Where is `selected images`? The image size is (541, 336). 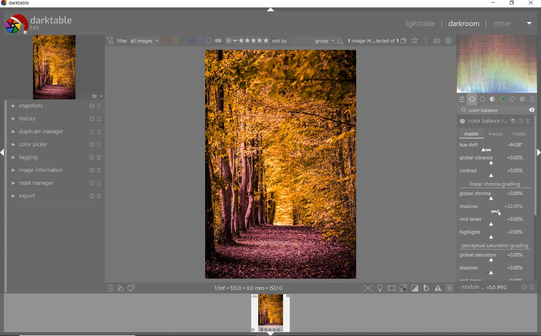
selected images is located at coordinates (371, 41).